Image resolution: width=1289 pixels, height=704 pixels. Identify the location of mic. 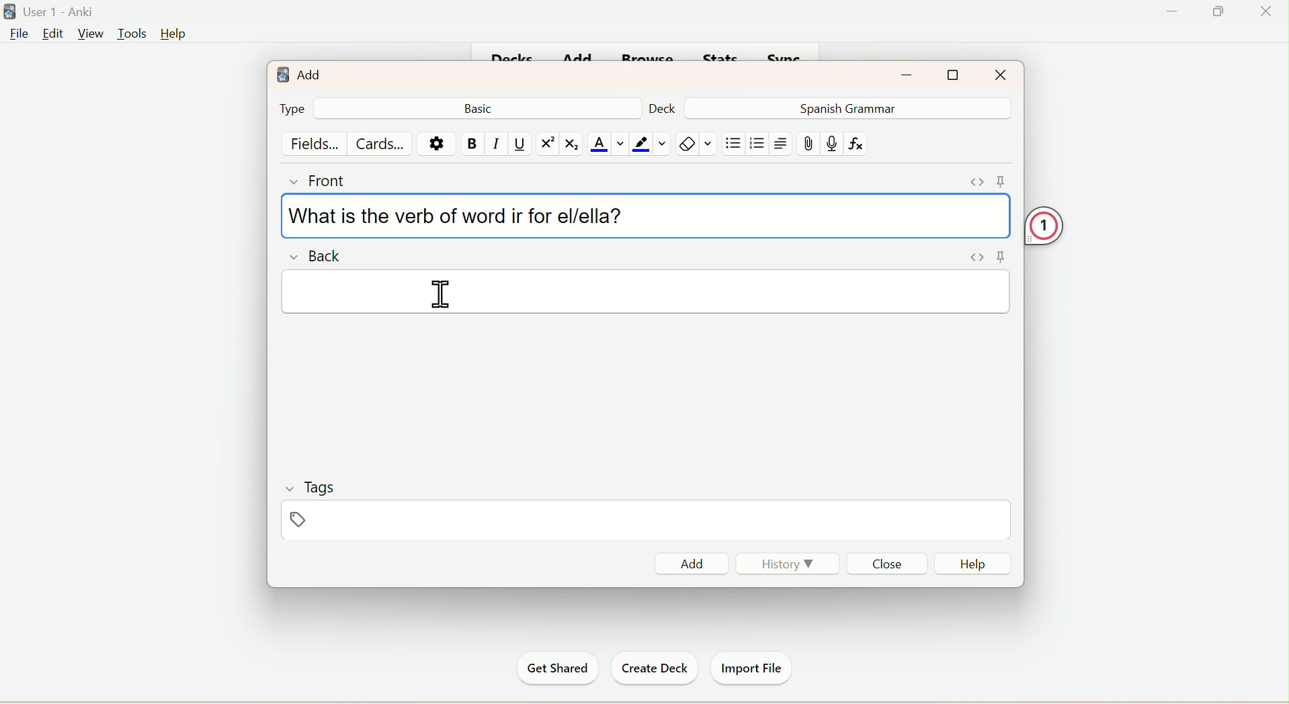
(831, 146).